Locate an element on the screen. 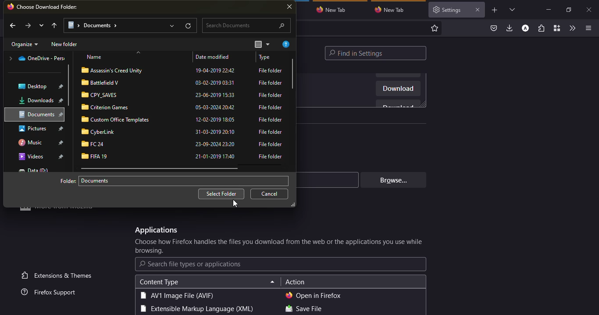 The height and width of the screenshot is (315, 599). location is located at coordinates (33, 157).